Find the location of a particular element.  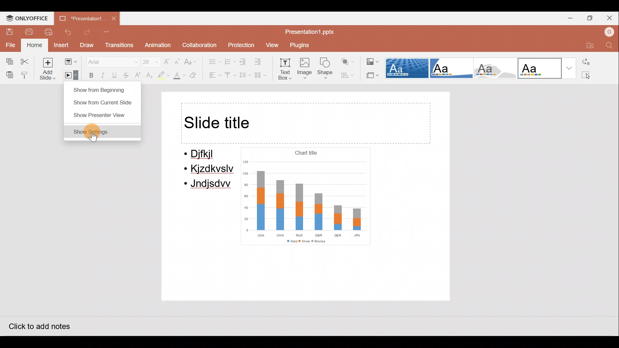

Change colour theme is located at coordinates (371, 62).